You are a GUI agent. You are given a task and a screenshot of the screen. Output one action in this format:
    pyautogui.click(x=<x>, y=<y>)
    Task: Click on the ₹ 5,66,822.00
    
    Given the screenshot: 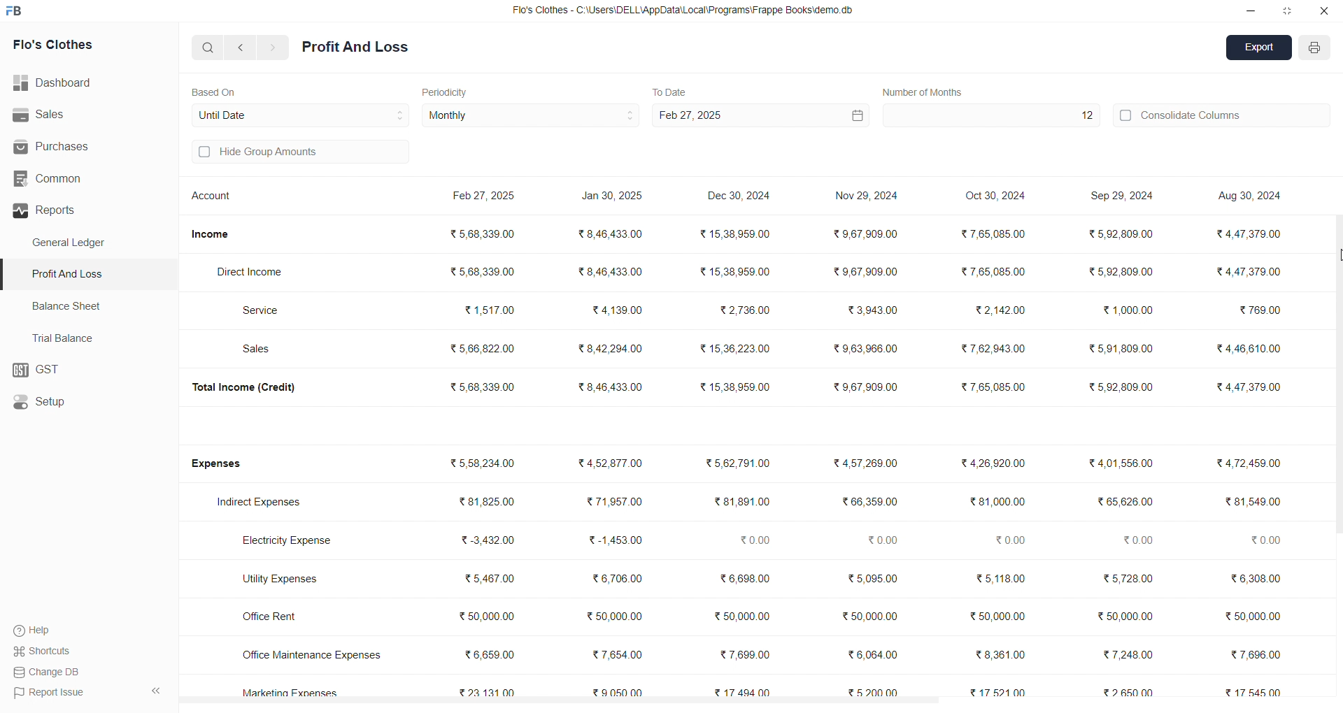 What is the action you would take?
    pyautogui.click(x=484, y=347)
    